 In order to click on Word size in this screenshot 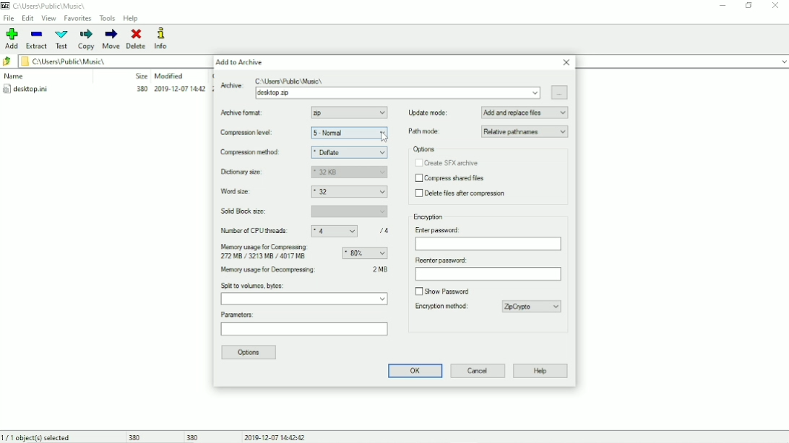, I will do `click(305, 192)`.